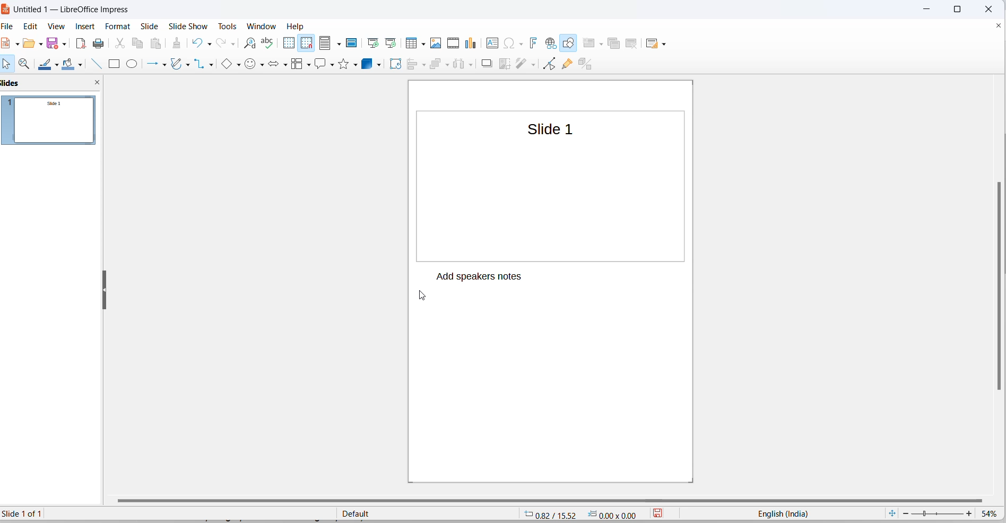  What do you see at coordinates (119, 26) in the screenshot?
I see `format` at bounding box center [119, 26].